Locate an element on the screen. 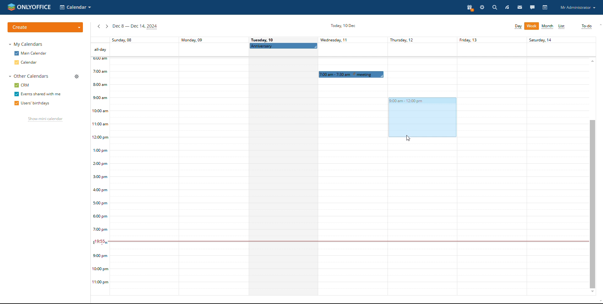 The image size is (603, 304). checkbox is located at coordinates (16, 94).